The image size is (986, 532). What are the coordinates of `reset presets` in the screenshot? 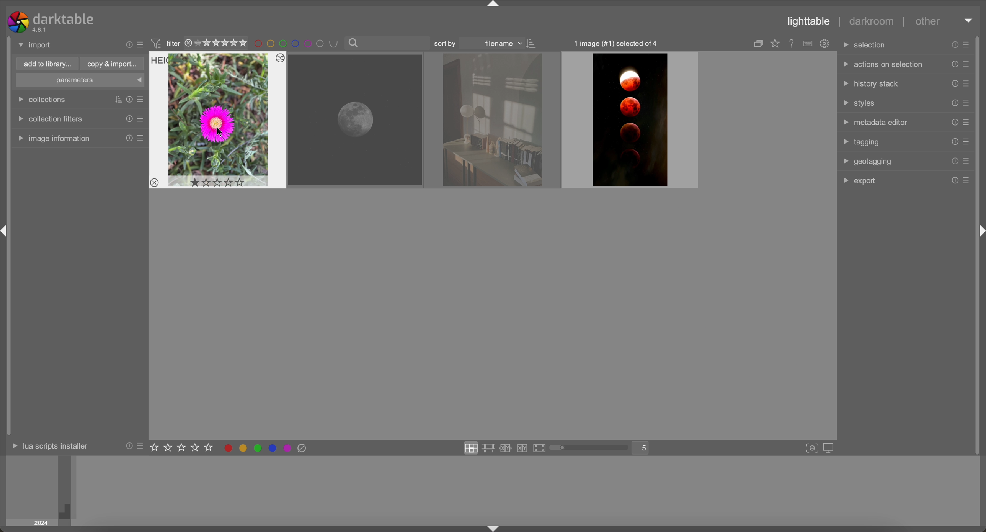 It's located at (954, 83).